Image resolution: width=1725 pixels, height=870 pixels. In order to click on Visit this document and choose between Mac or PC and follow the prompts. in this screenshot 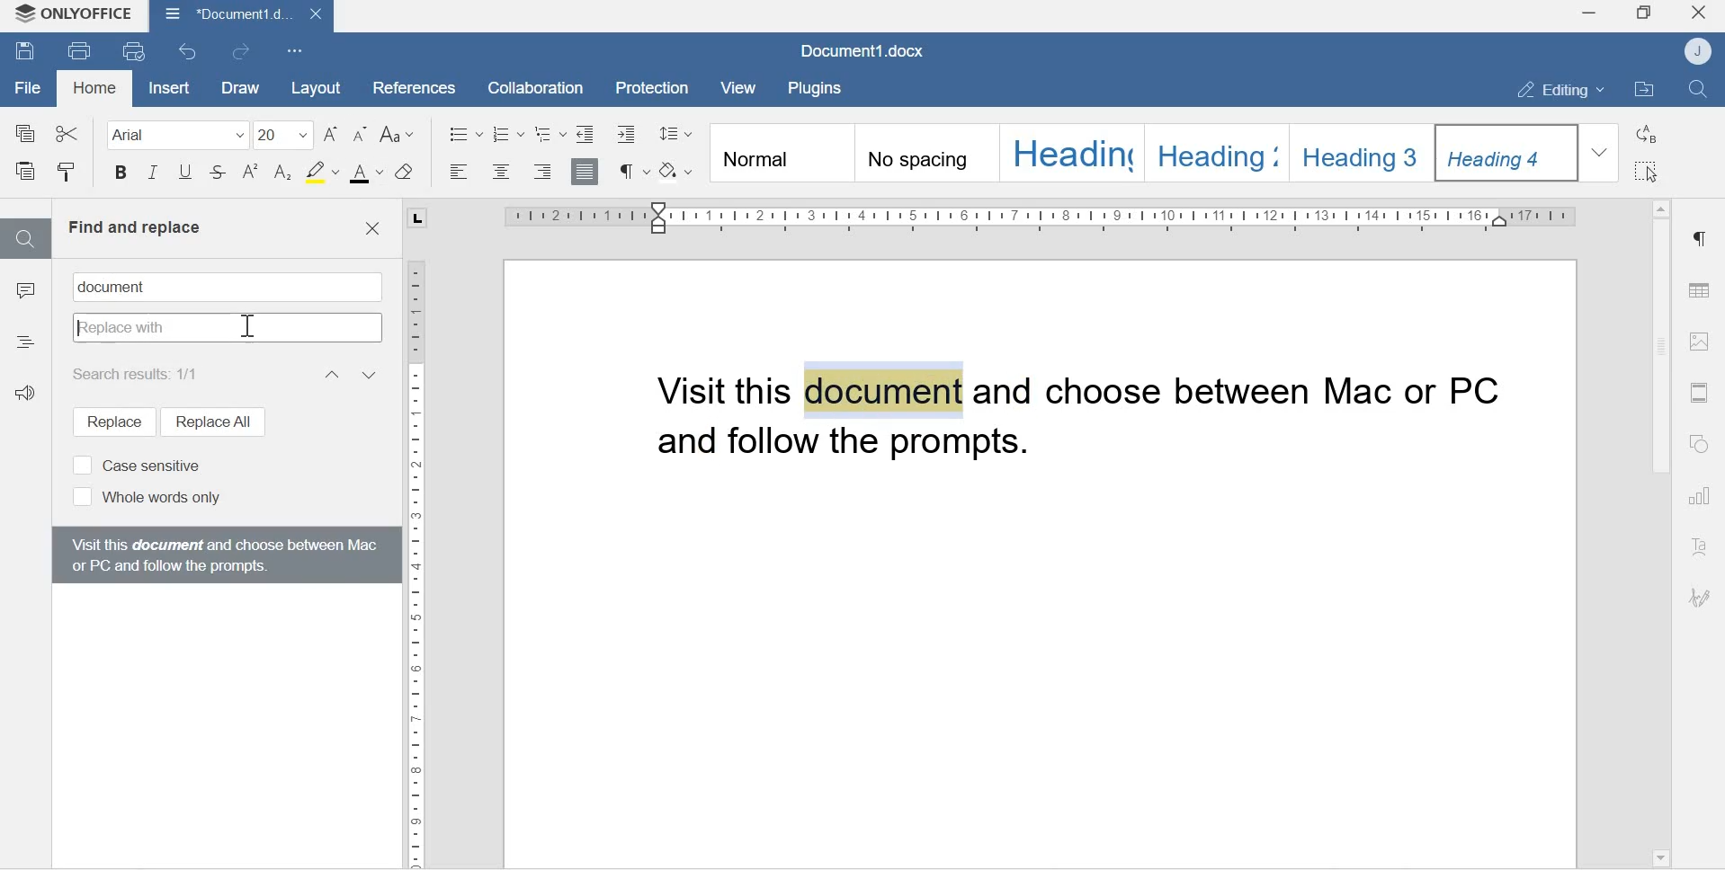, I will do `click(223, 554)`.